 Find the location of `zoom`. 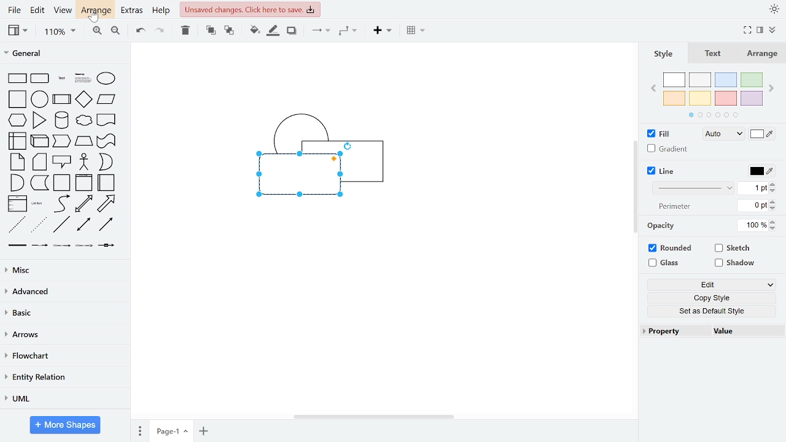

zoom is located at coordinates (61, 31).